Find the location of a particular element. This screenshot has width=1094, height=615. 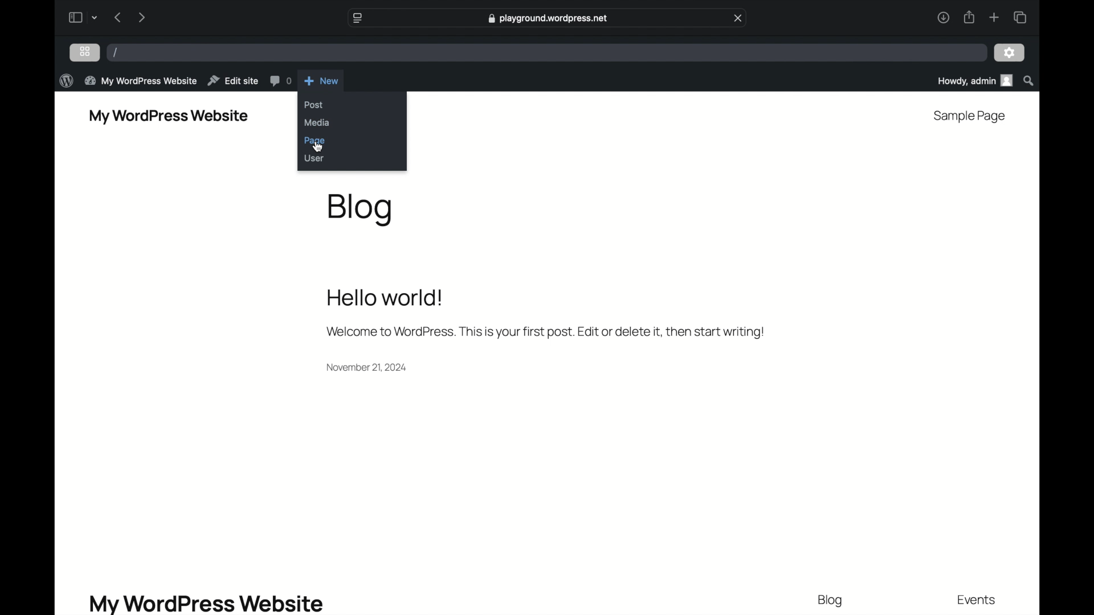

my wordpress website is located at coordinates (169, 117).